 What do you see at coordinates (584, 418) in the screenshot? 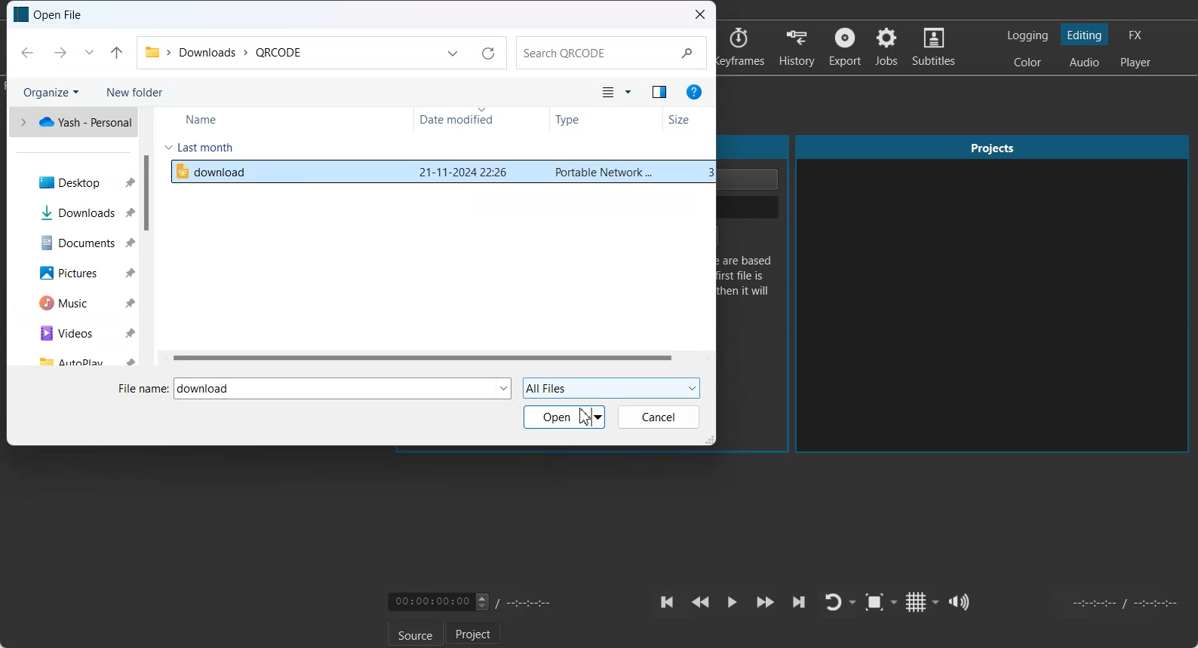
I see `Cursor` at bounding box center [584, 418].